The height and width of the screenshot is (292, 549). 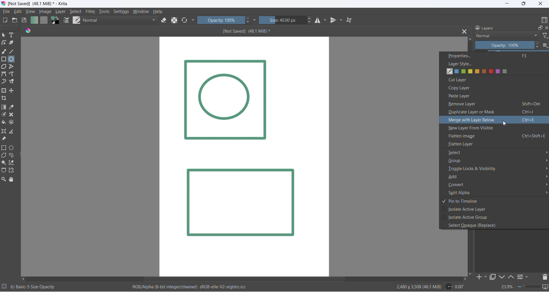 I want to click on [Not Saved] (48.1 Mib)* - Krita, so click(x=42, y=4).